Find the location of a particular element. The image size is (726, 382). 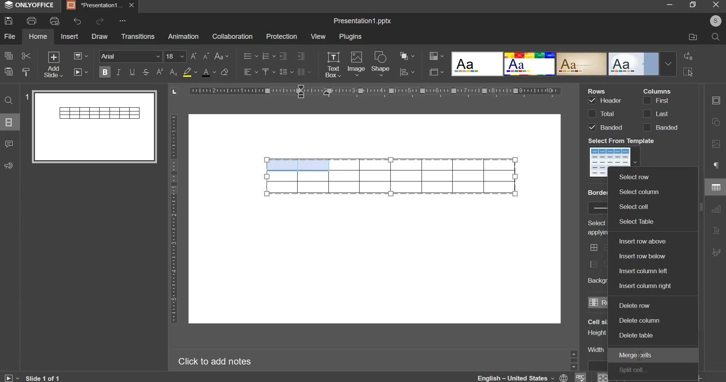

subscript & superscript is located at coordinates (166, 72).